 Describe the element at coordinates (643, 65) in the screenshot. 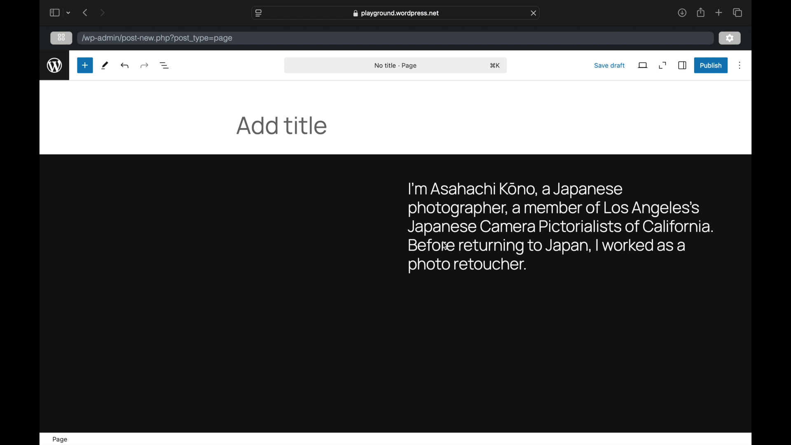

I see `view` at that location.